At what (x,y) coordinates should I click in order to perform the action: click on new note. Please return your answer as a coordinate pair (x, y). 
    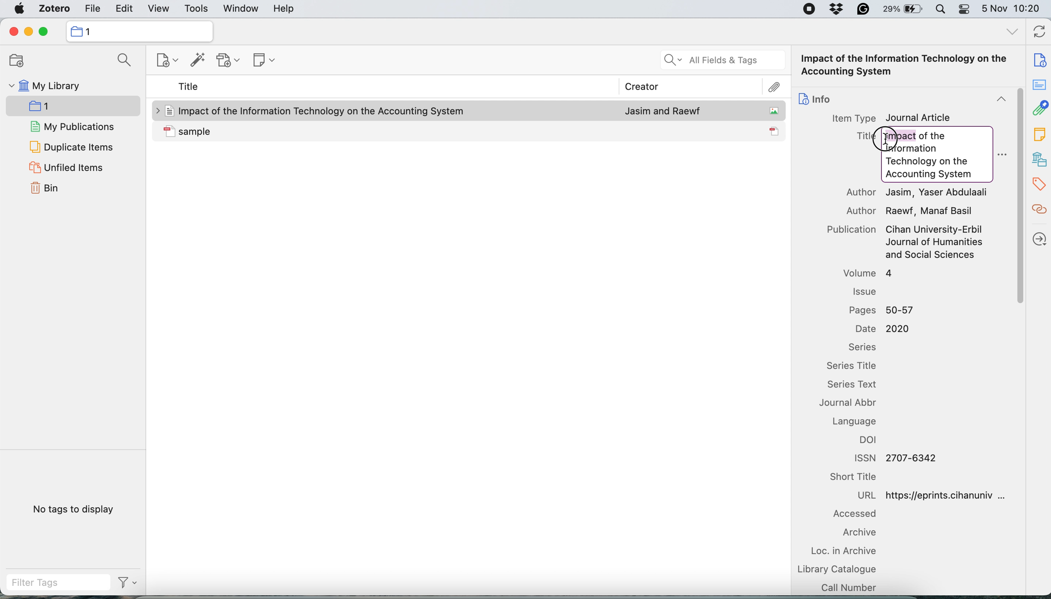
    Looking at the image, I should click on (263, 61).